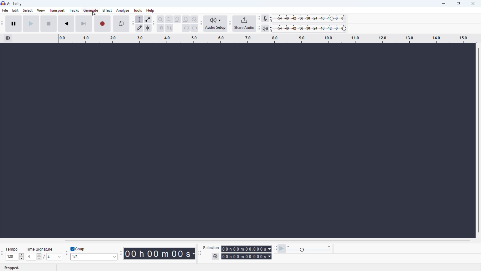 This screenshot has width=481, height=271. What do you see at coordinates (211, 248) in the screenshot?
I see `Selection` at bounding box center [211, 248].